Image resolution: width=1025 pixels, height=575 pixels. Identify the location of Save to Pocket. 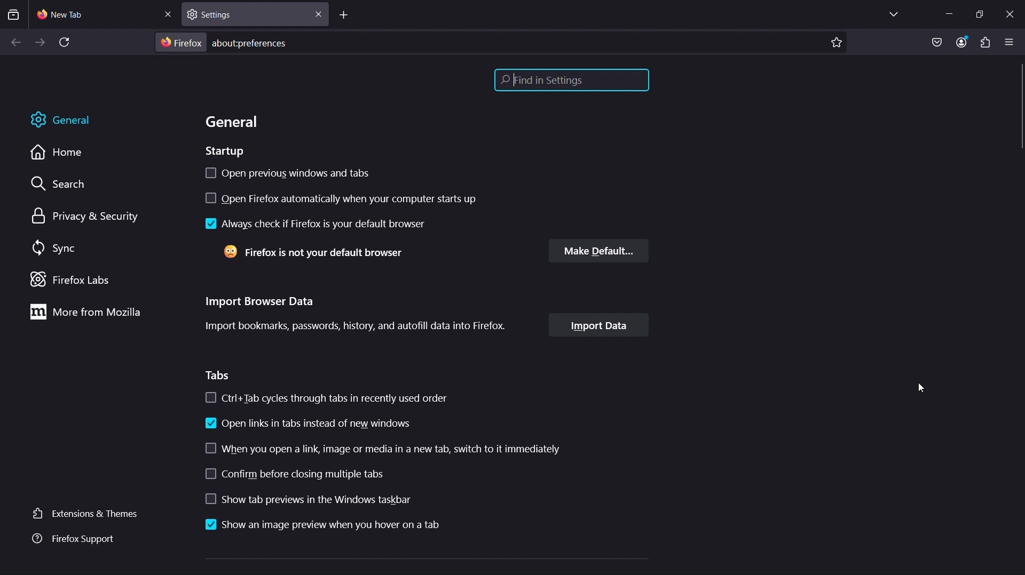
(937, 40).